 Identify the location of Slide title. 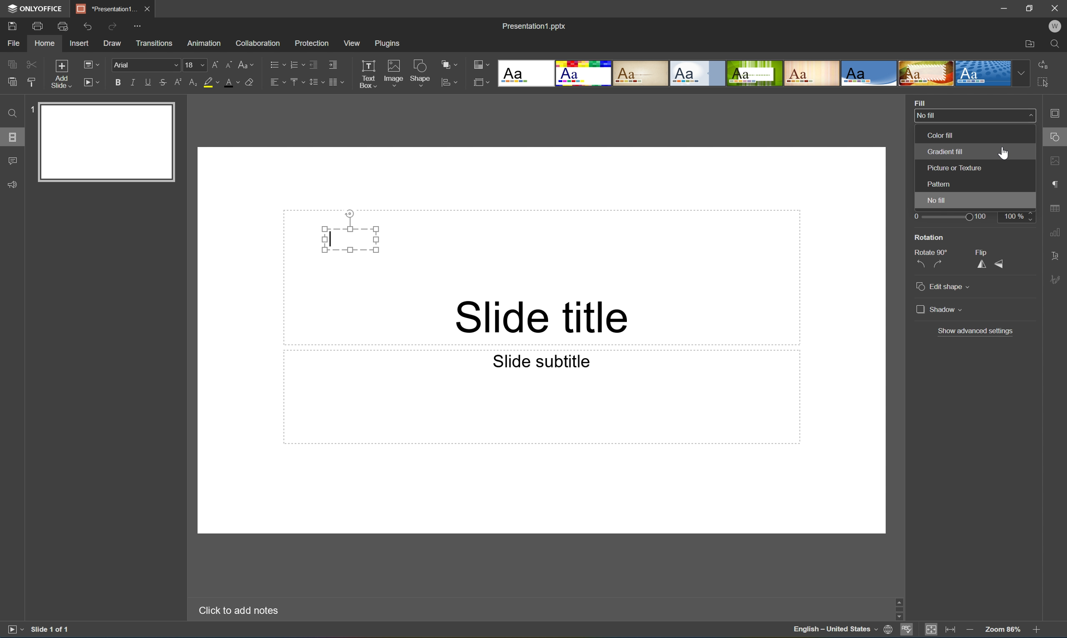
(545, 316).